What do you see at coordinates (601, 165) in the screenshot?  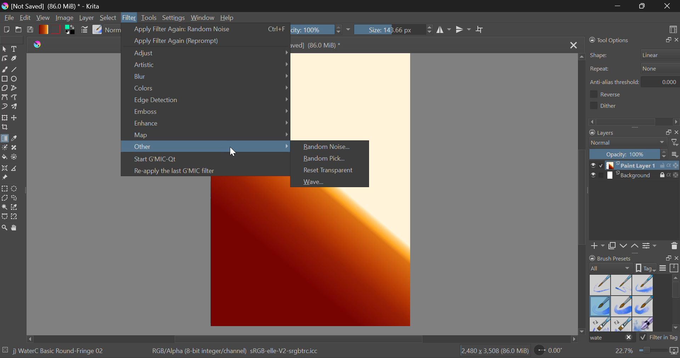 I see `disable paint layer` at bounding box center [601, 165].